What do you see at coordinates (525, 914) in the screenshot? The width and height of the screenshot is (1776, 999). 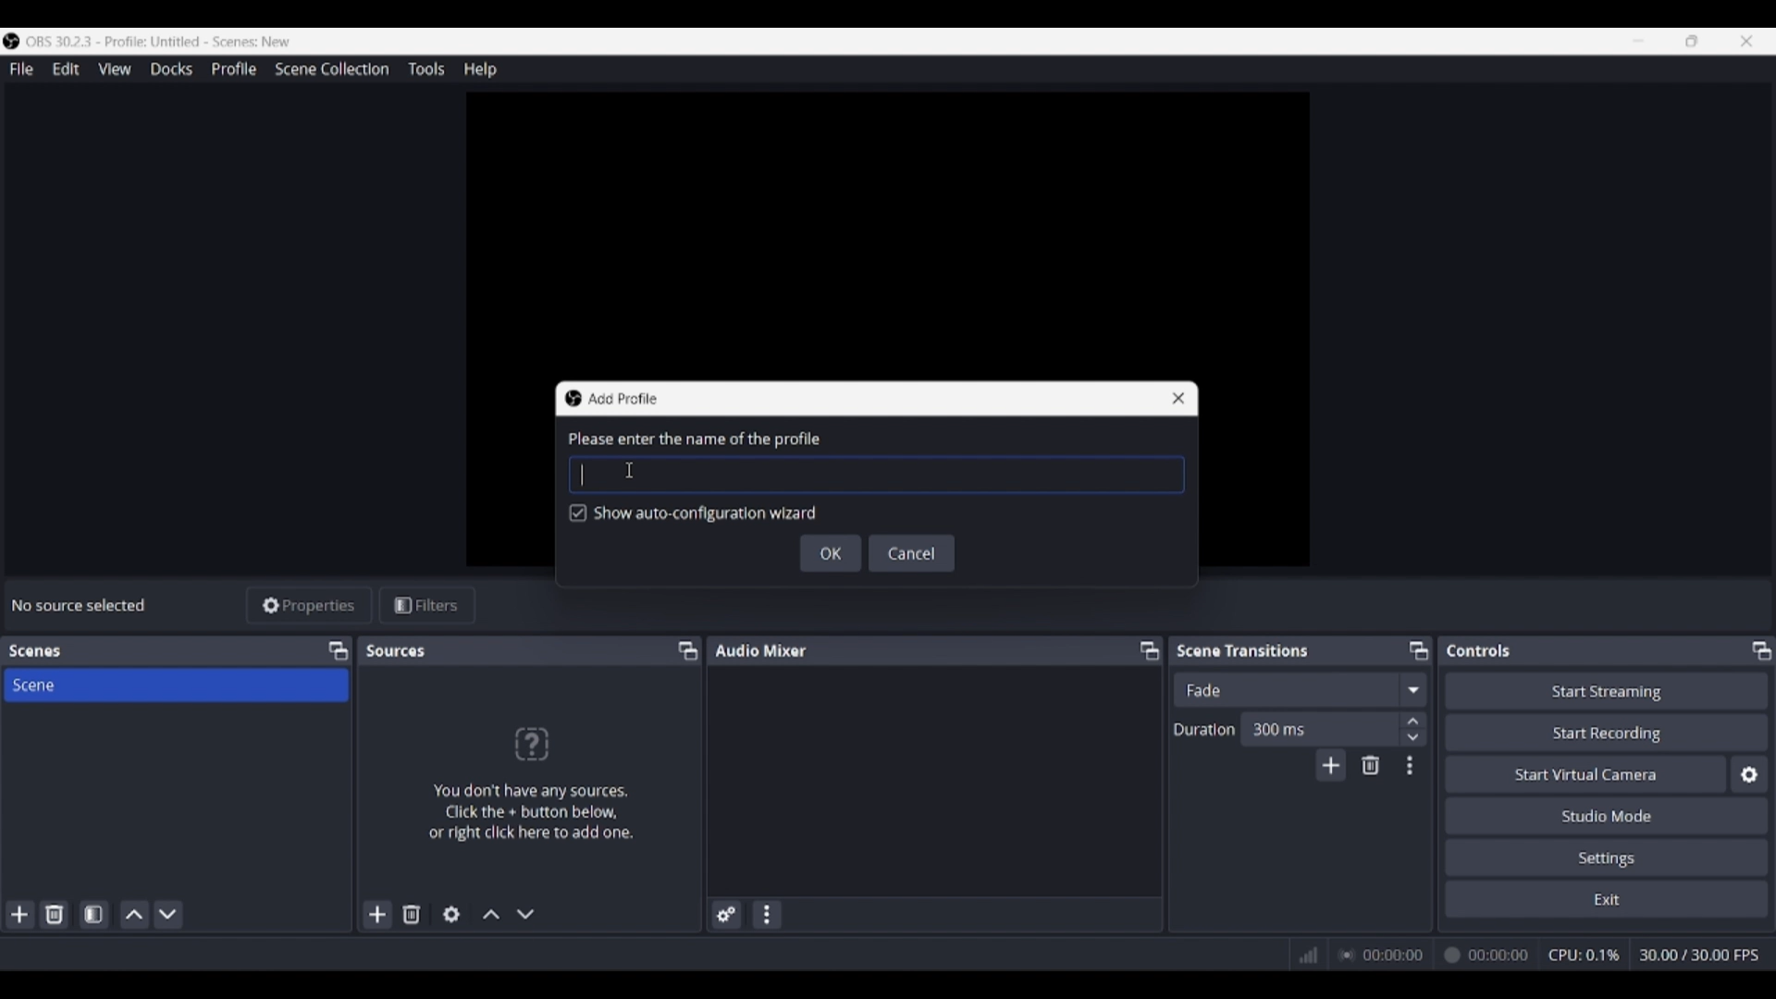 I see `Move source down` at bounding box center [525, 914].